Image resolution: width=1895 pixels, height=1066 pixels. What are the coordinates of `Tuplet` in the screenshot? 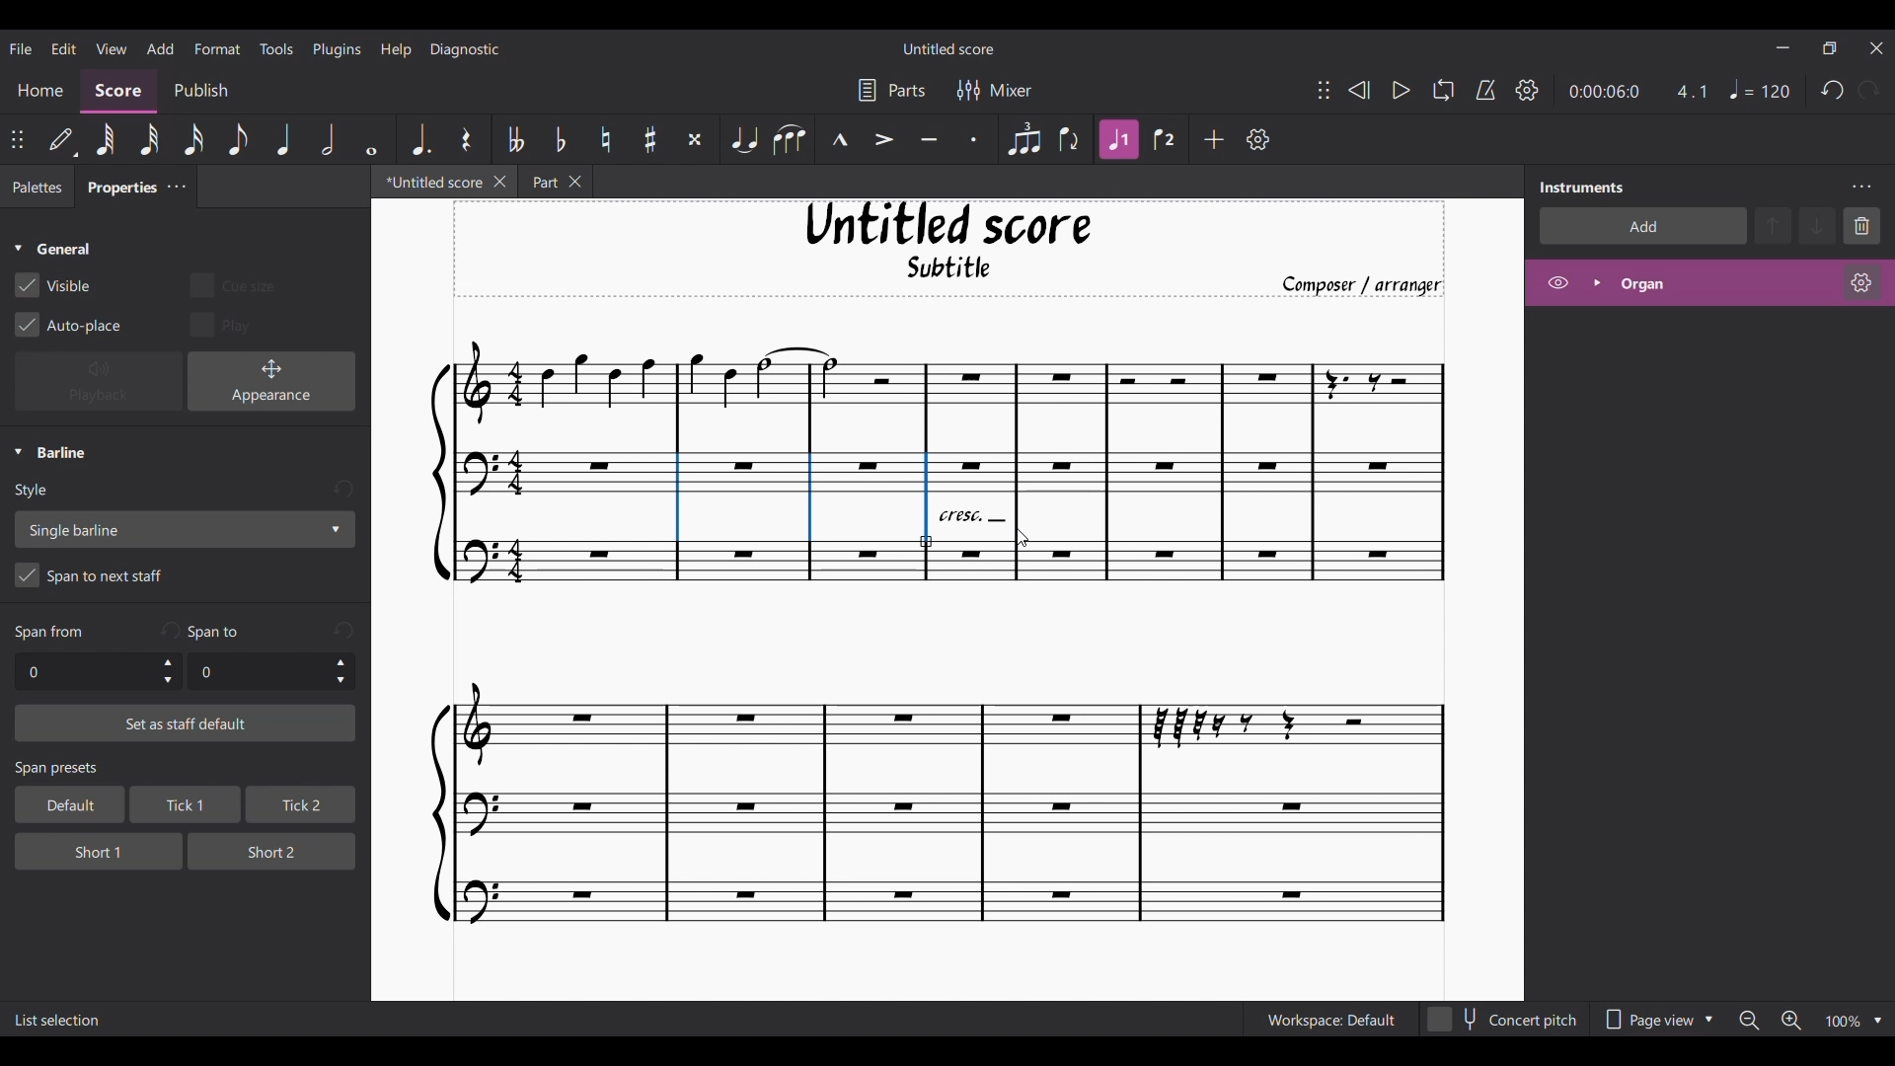 It's located at (1023, 139).